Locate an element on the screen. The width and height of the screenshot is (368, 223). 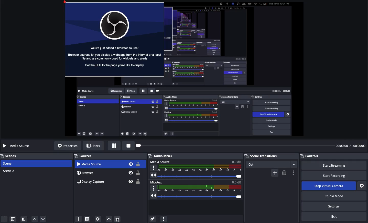
Browser is located at coordinates (85, 173).